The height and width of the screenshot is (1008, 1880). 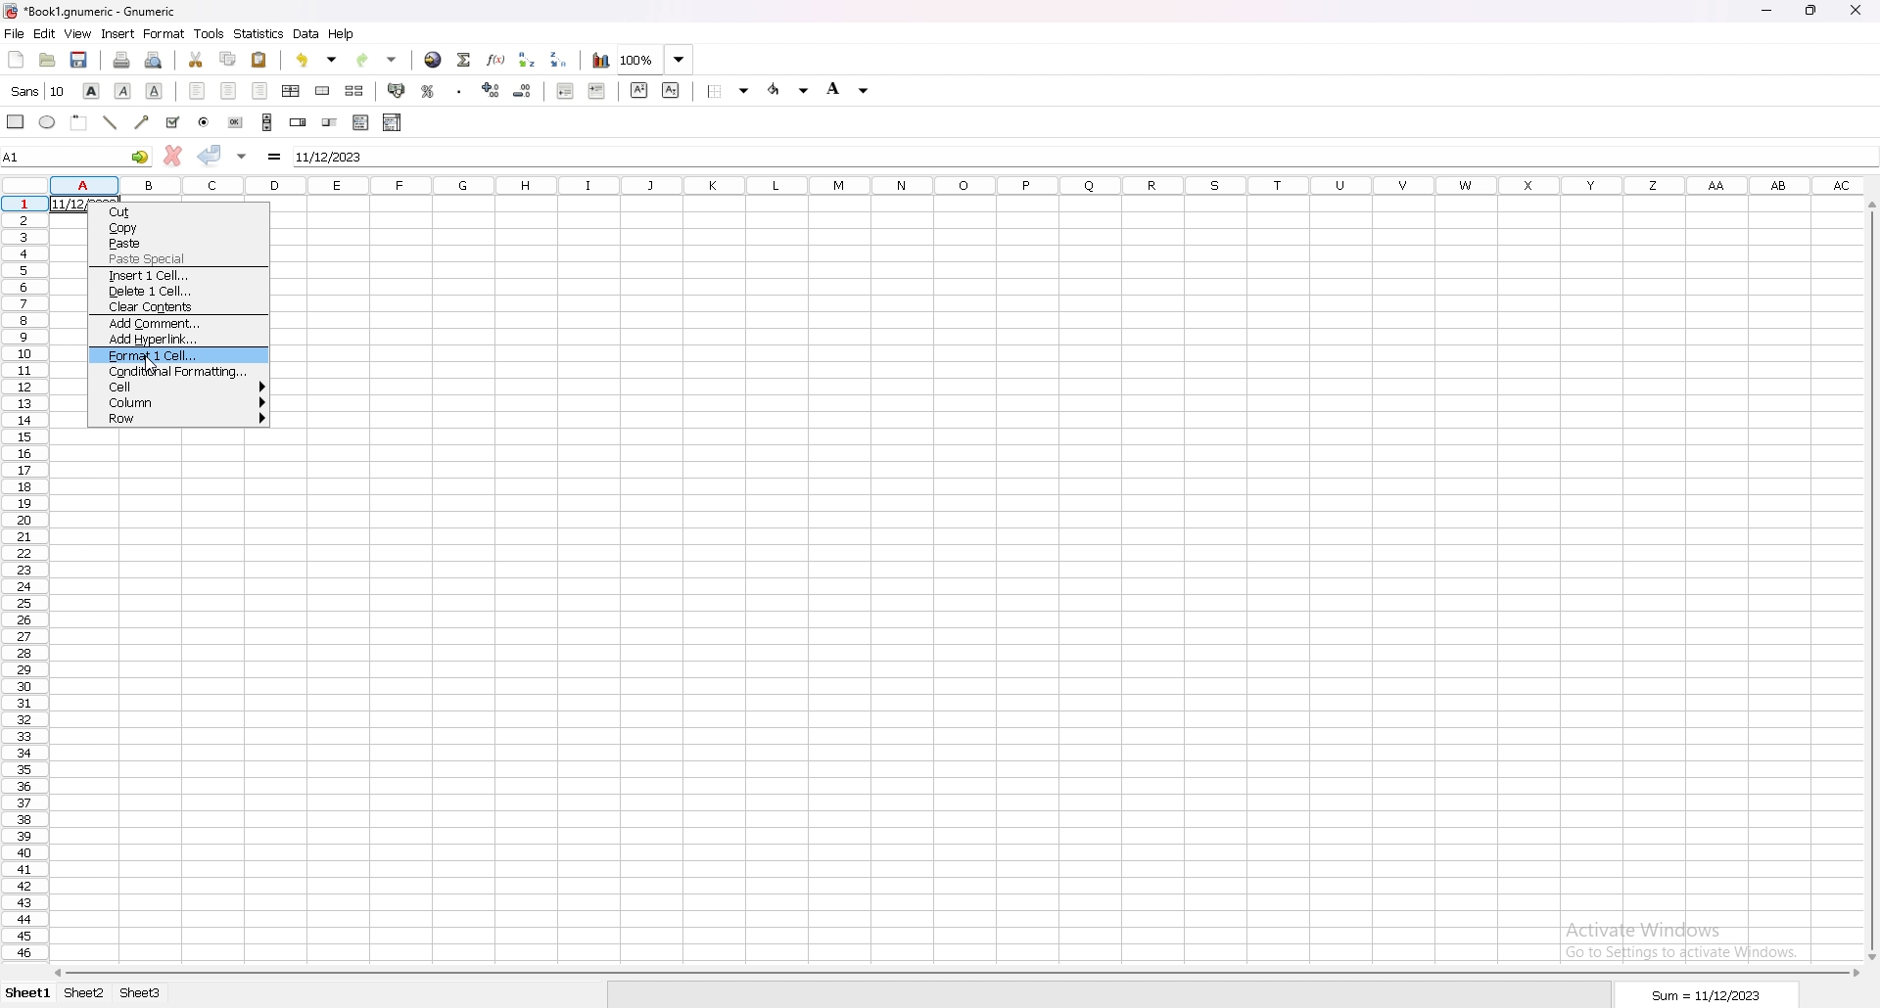 I want to click on foreground, so click(x=789, y=90).